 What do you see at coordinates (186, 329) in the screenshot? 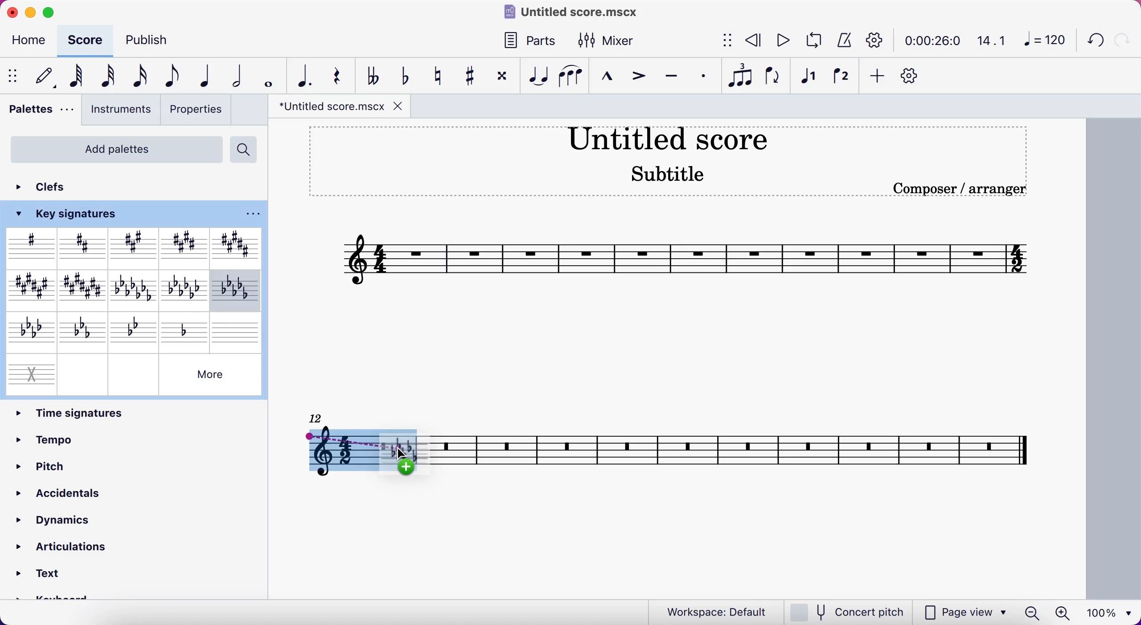
I see `D minor` at bounding box center [186, 329].